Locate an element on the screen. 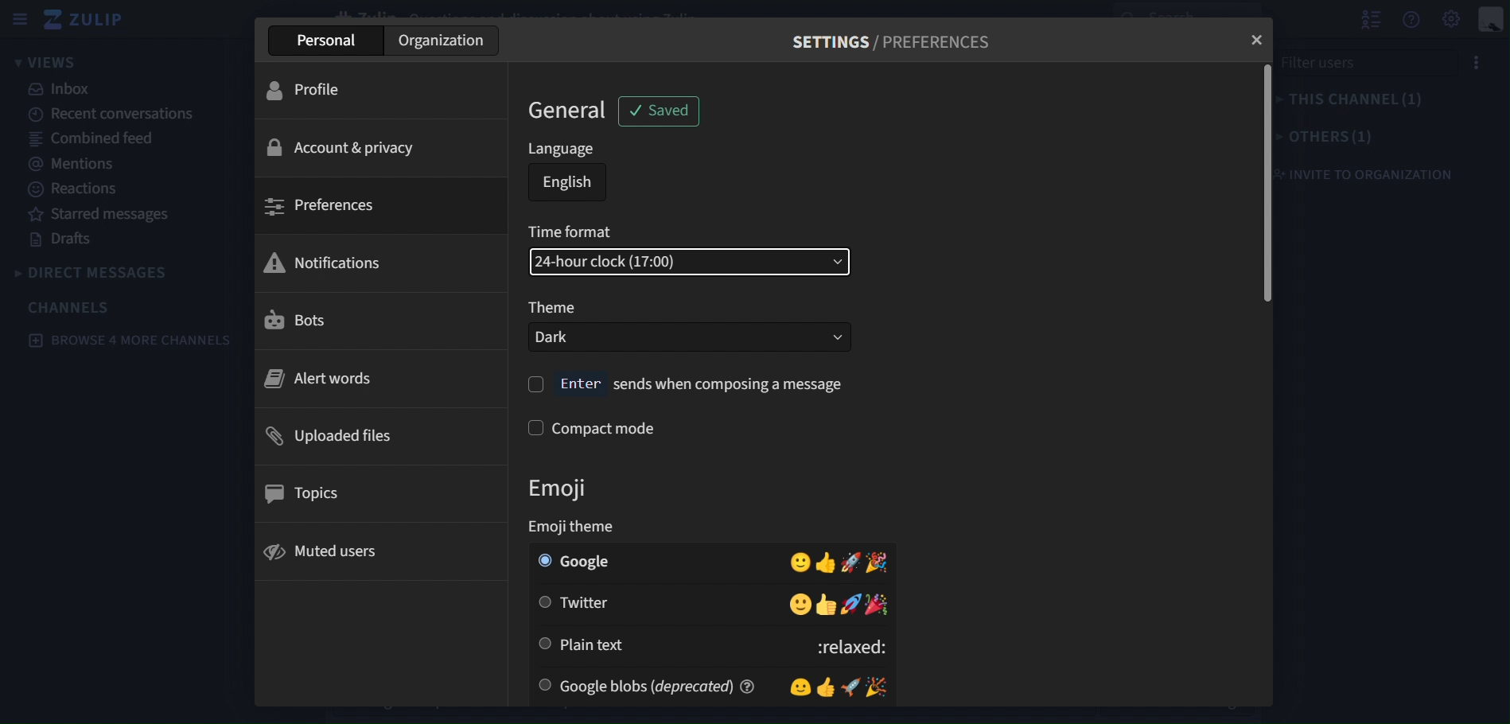  plain text is located at coordinates (582, 645).